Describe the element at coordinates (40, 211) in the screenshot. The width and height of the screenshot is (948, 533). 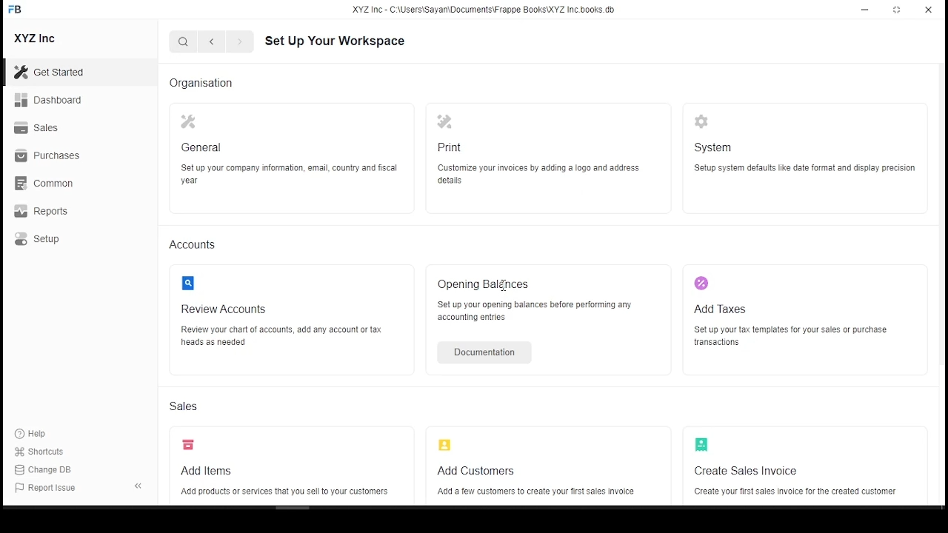
I see `Reports` at that location.